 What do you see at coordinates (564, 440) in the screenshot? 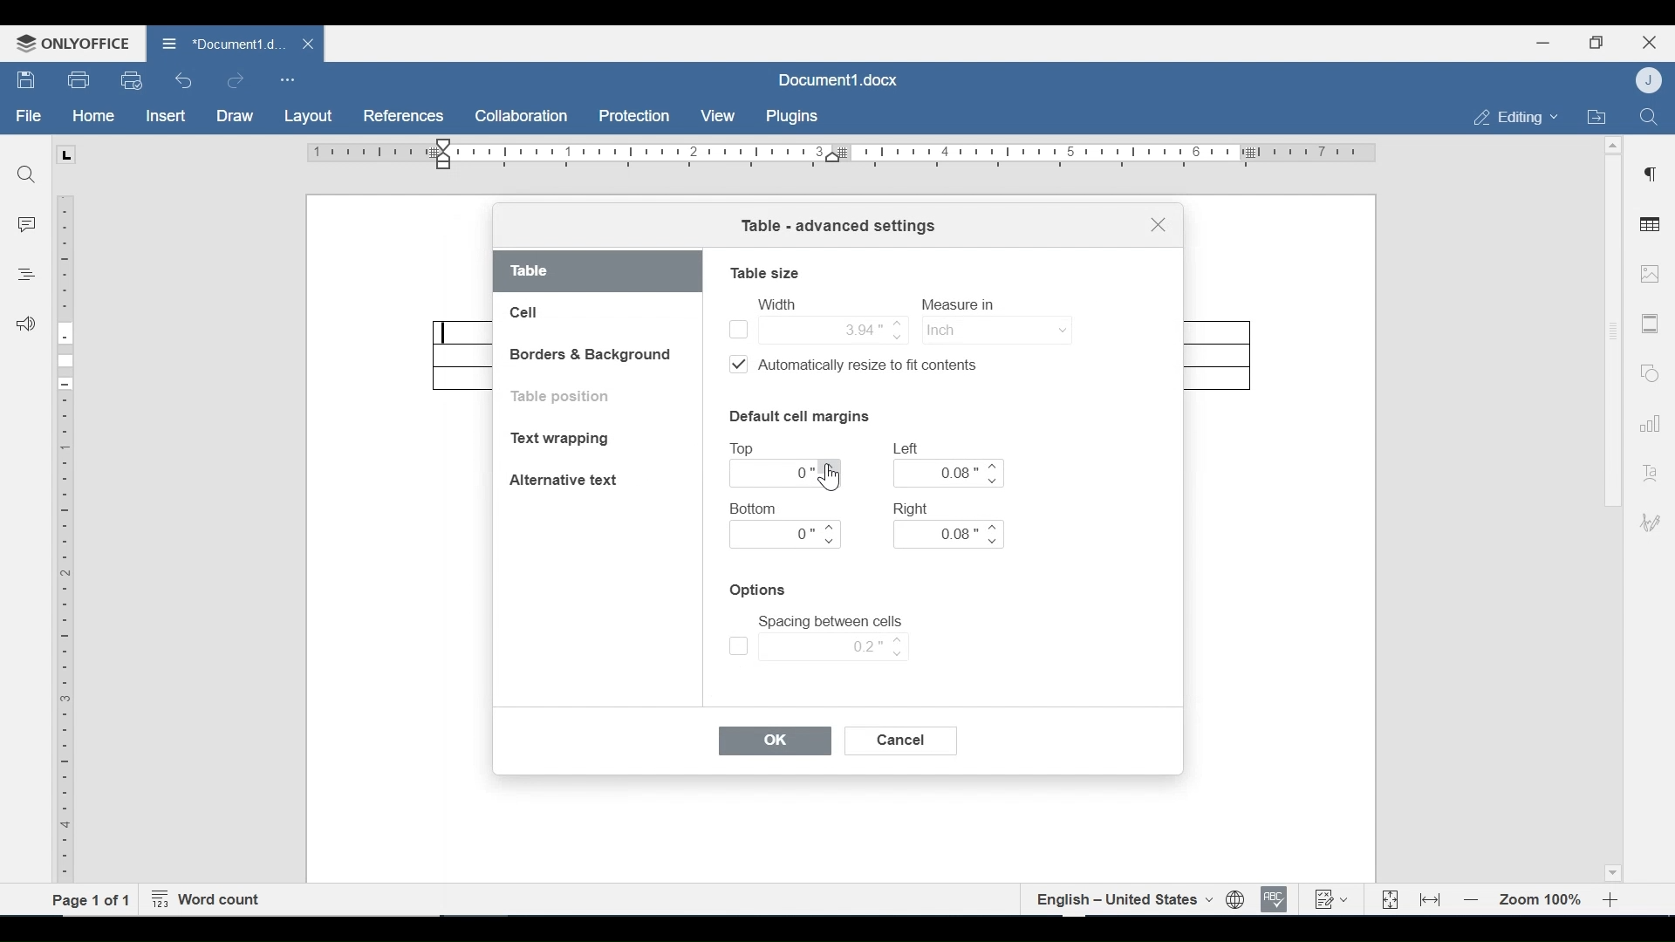
I see `Text wrapping` at bounding box center [564, 440].